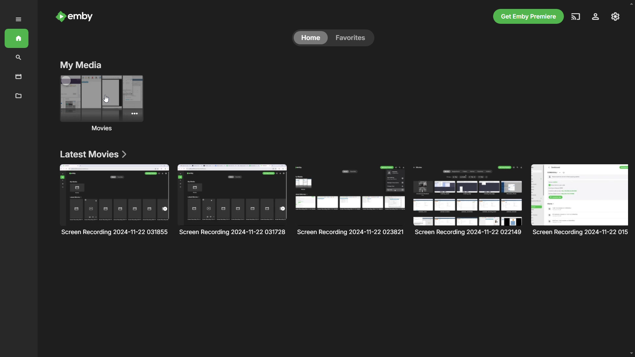 Image resolution: width=635 pixels, height=357 pixels. I want to click on list of movies, so click(114, 201).